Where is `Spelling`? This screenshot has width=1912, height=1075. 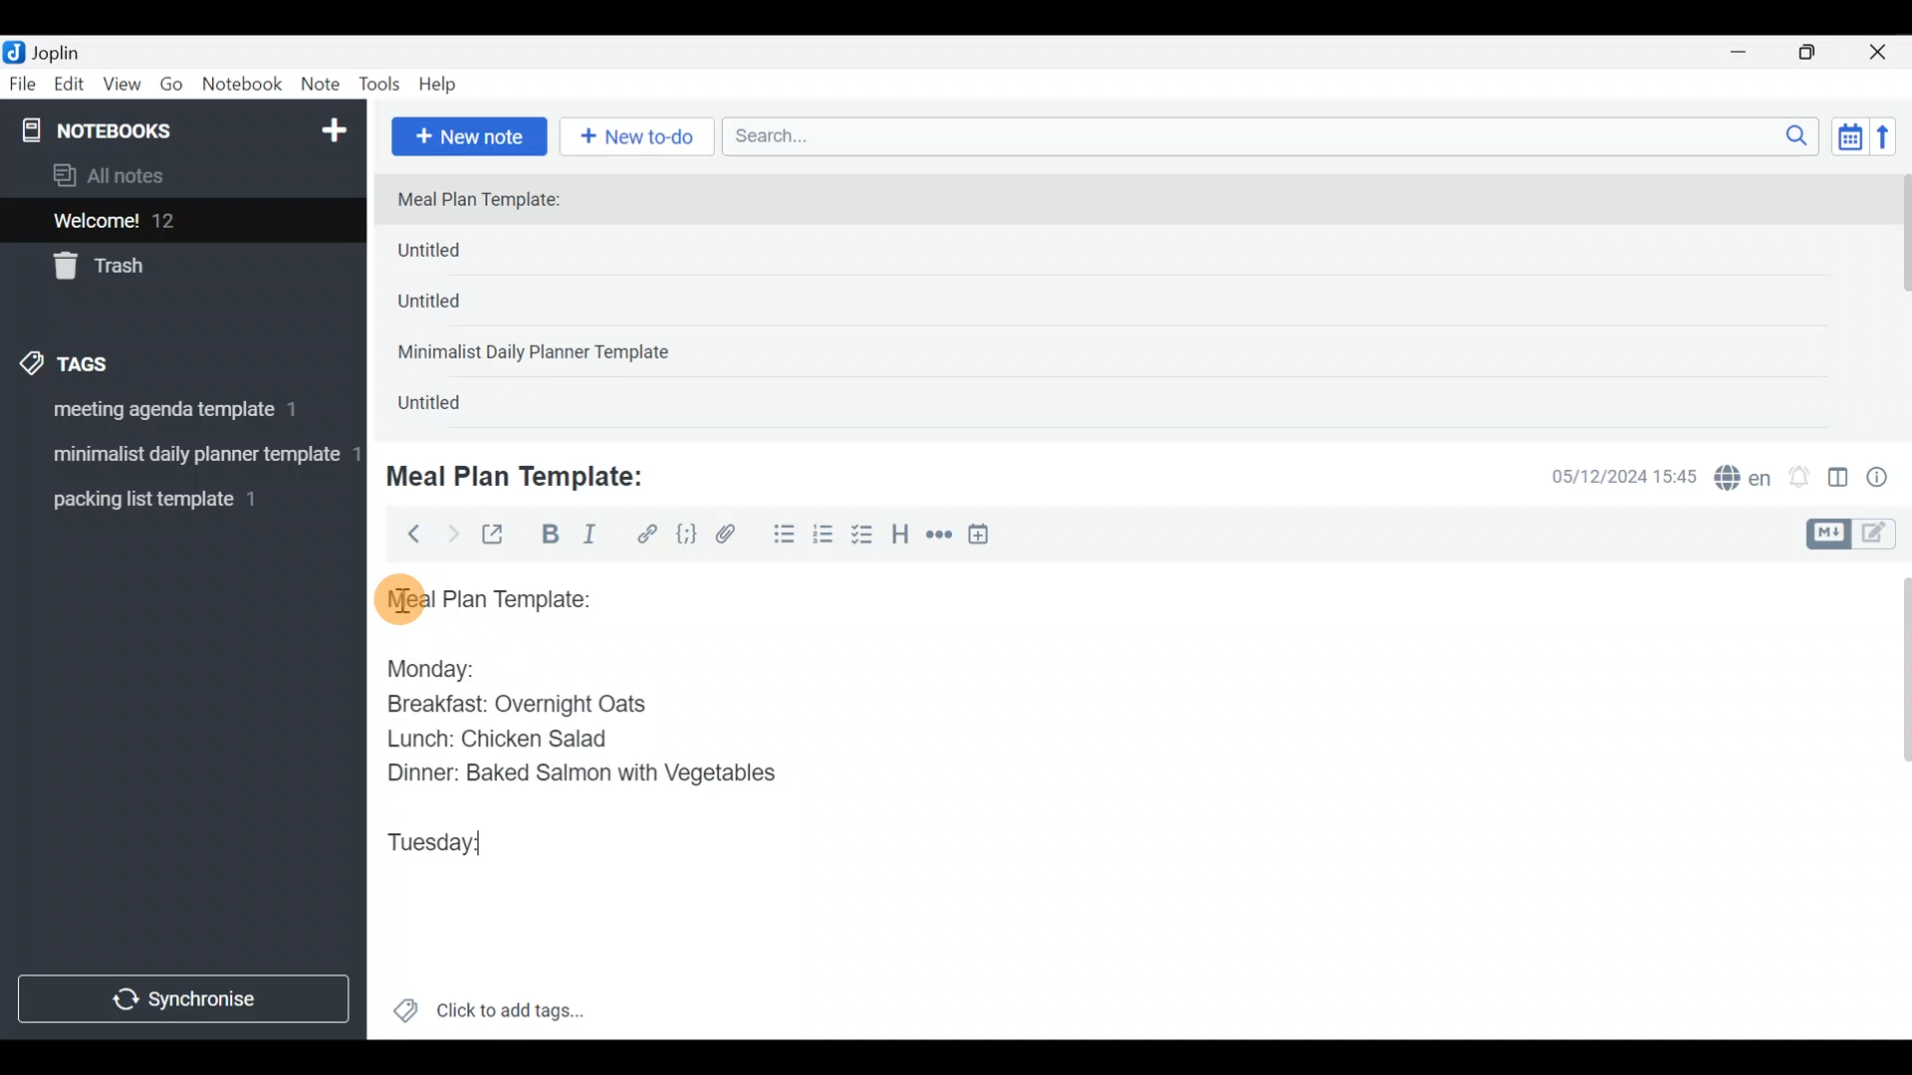
Spelling is located at coordinates (1744, 480).